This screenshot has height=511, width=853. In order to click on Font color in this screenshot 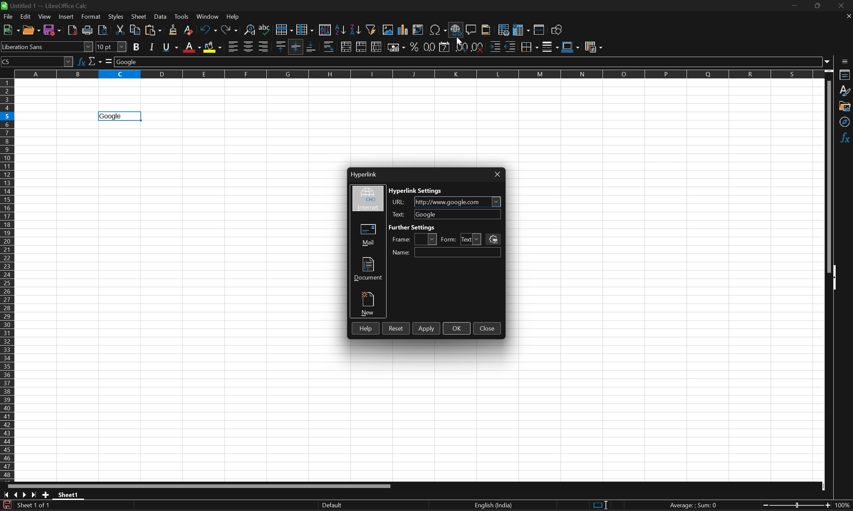, I will do `click(191, 48)`.